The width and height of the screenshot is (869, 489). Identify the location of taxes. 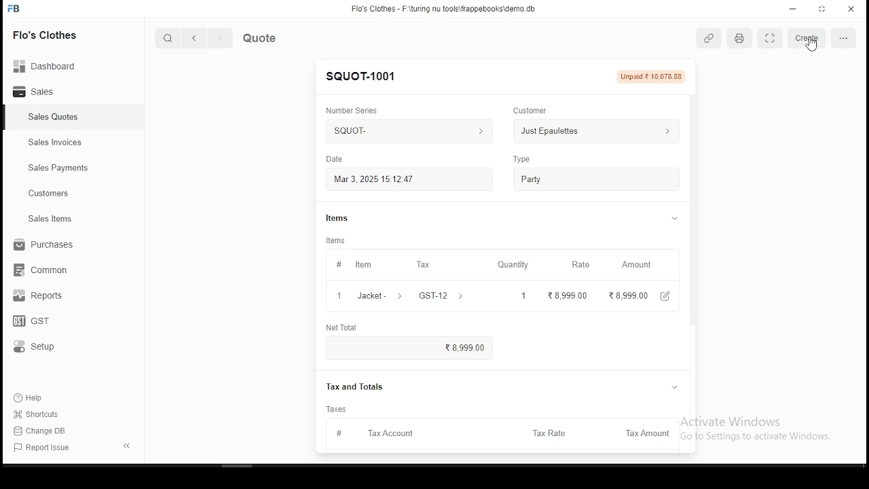
(339, 408).